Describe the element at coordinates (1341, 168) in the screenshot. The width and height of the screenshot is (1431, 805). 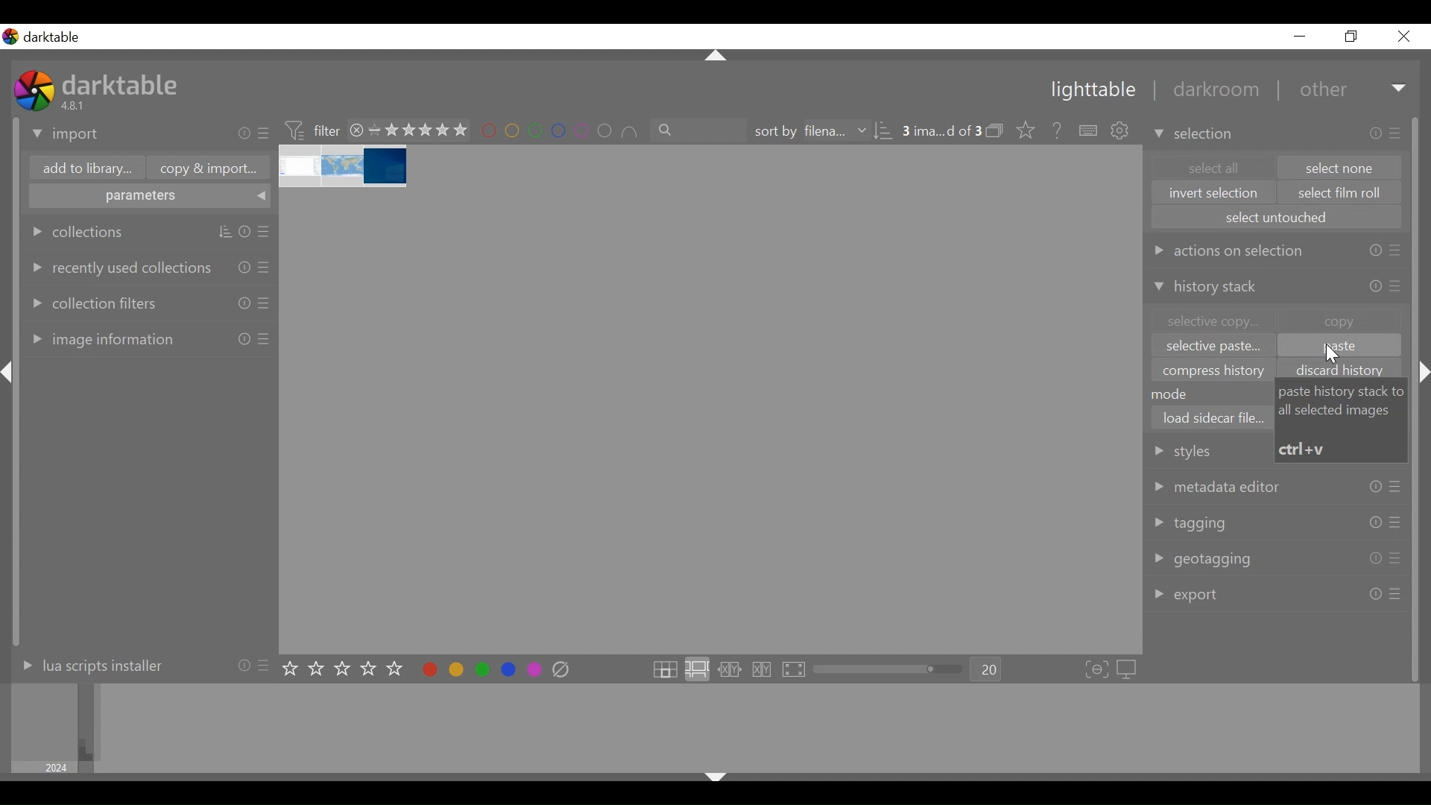
I see `select none` at that location.